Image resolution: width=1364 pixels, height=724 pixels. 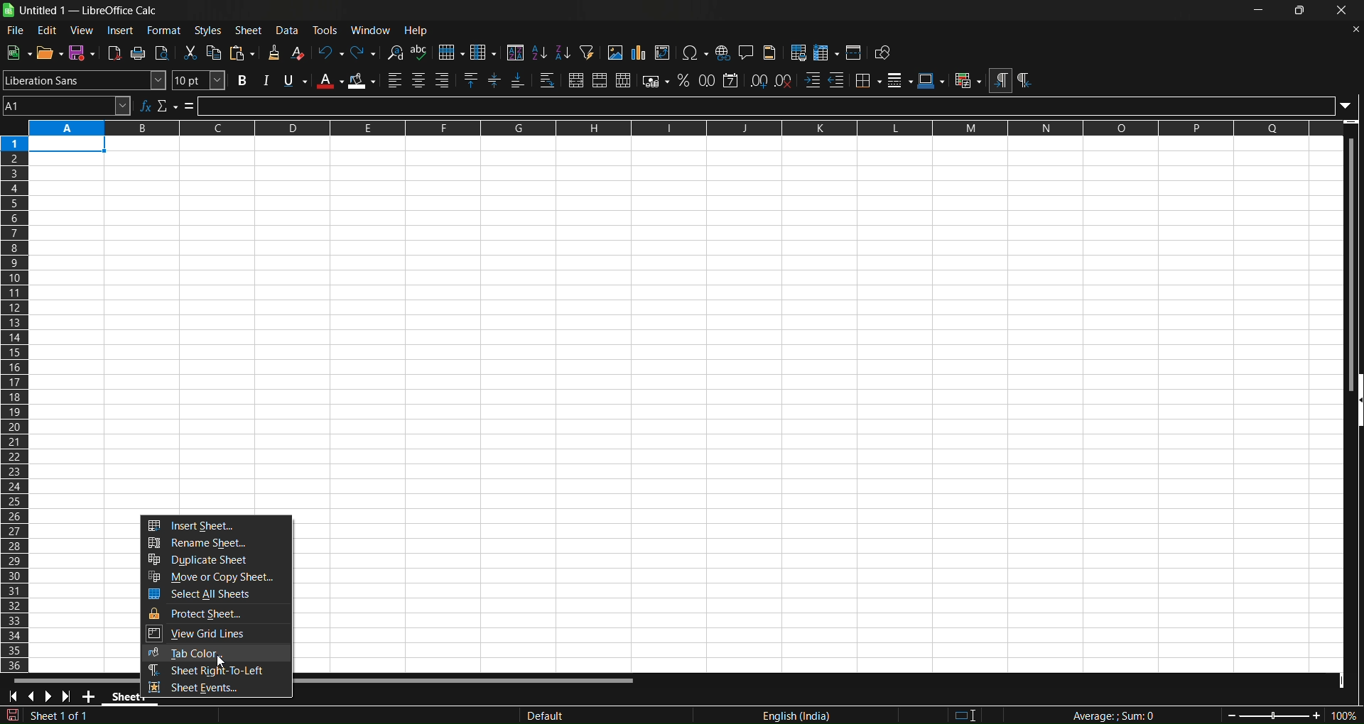 What do you see at coordinates (1000, 81) in the screenshot?
I see `left to right` at bounding box center [1000, 81].